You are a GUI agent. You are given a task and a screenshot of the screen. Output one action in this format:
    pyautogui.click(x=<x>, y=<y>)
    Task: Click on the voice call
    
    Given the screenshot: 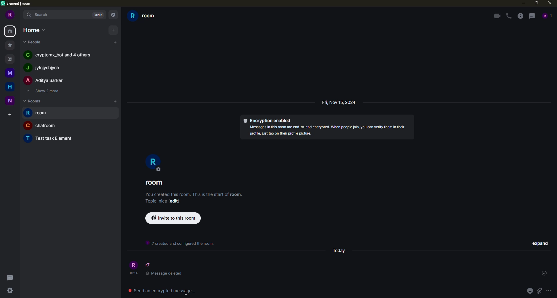 What is the action you would take?
    pyautogui.click(x=509, y=16)
    